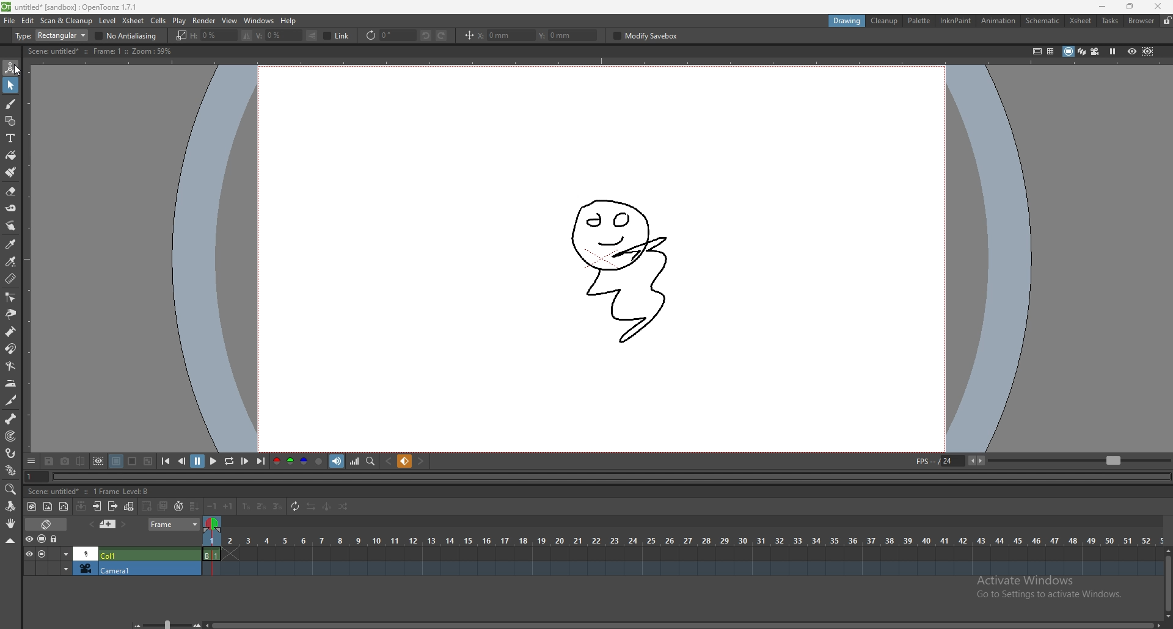 The image size is (1173, 629). I want to click on decrease step, so click(213, 507).